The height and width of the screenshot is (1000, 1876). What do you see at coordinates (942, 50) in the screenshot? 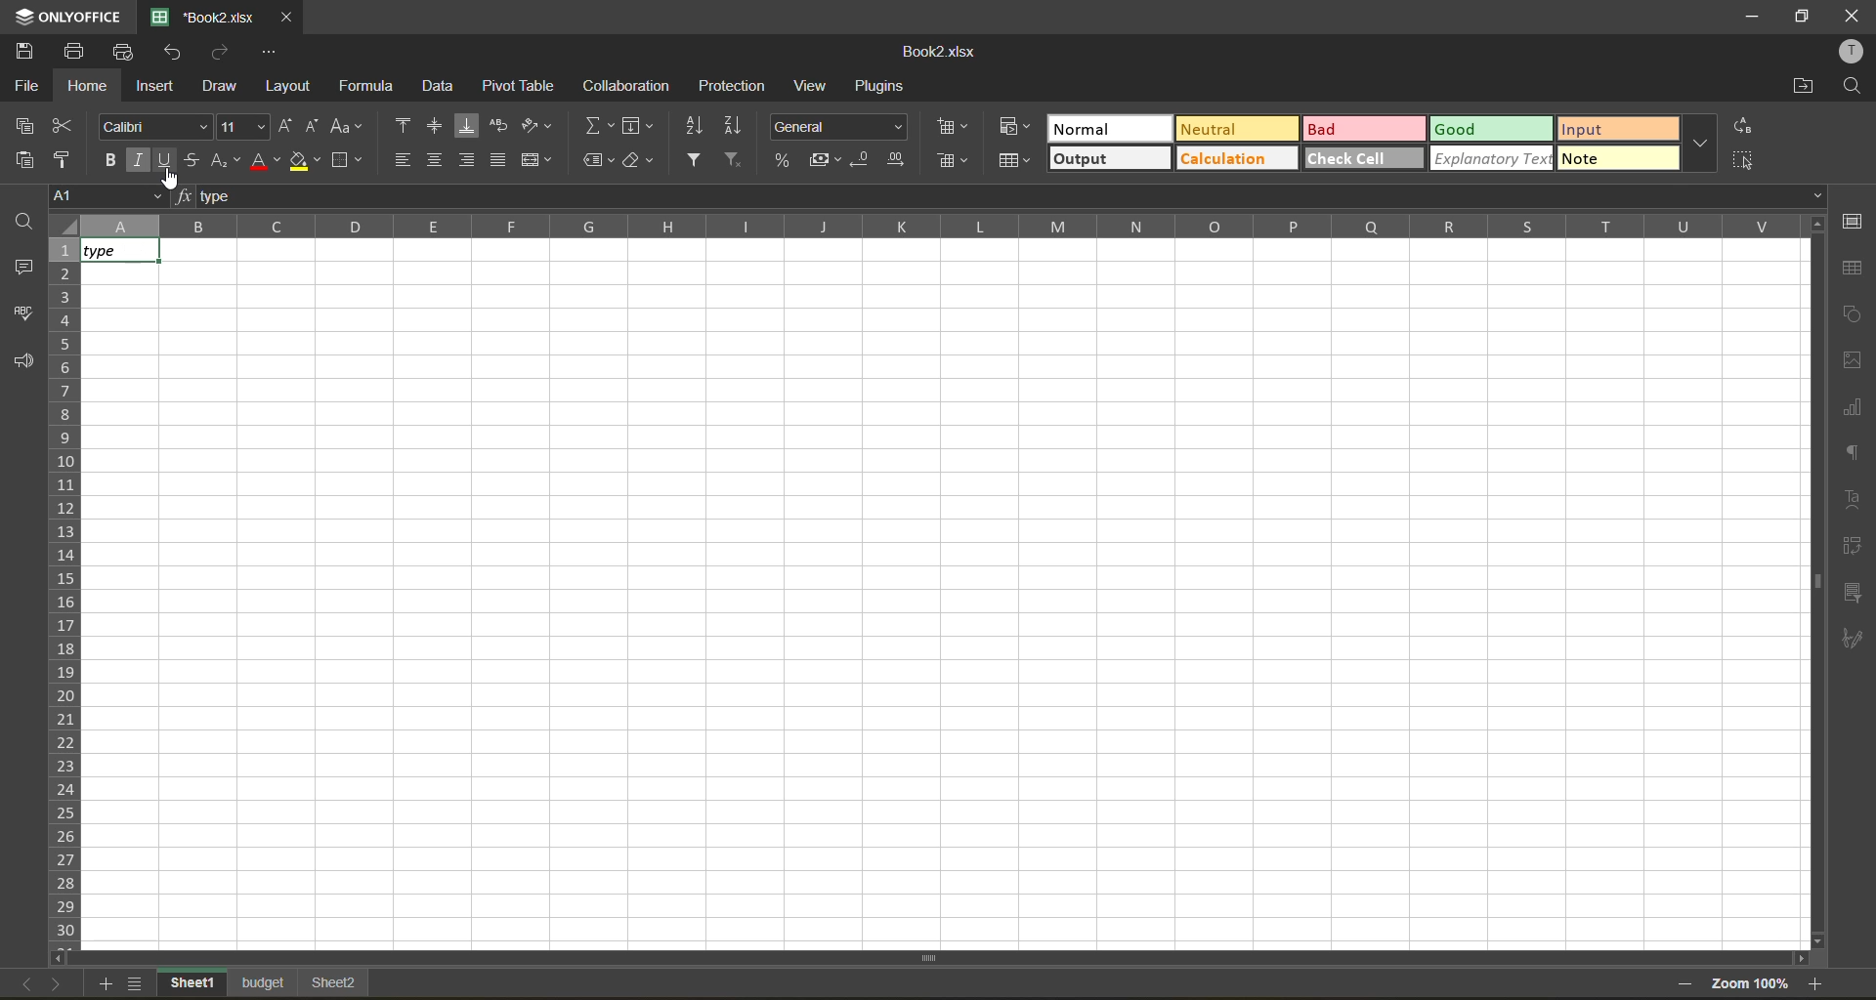
I see `Book2.xlsx` at bounding box center [942, 50].